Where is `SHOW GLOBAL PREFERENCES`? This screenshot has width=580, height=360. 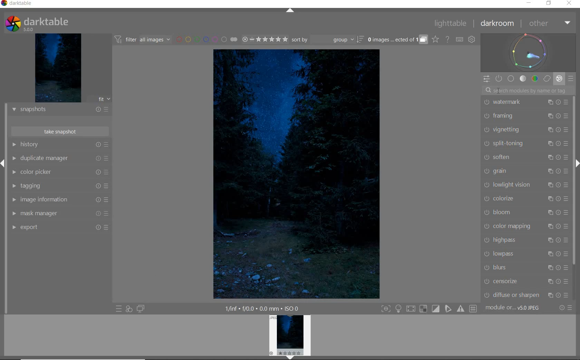 SHOW GLOBAL PREFERENCES is located at coordinates (472, 39).